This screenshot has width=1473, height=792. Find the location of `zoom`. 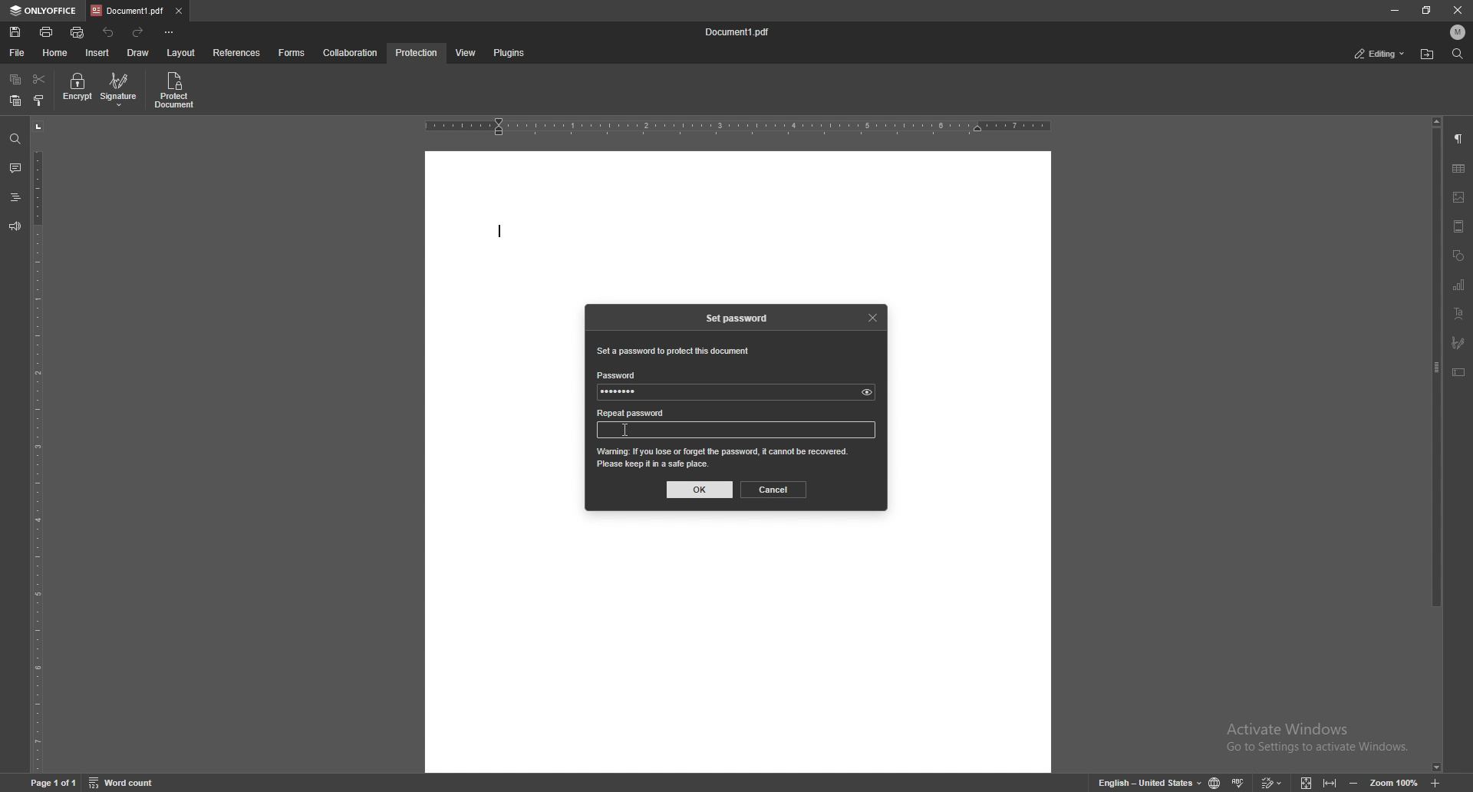

zoom is located at coordinates (1395, 782).